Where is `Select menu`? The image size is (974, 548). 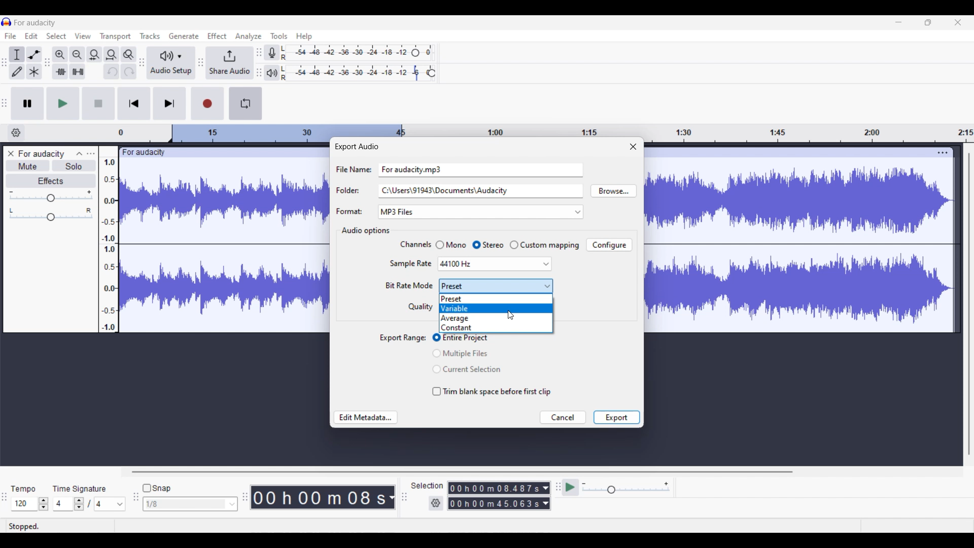 Select menu is located at coordinates (56, 36).